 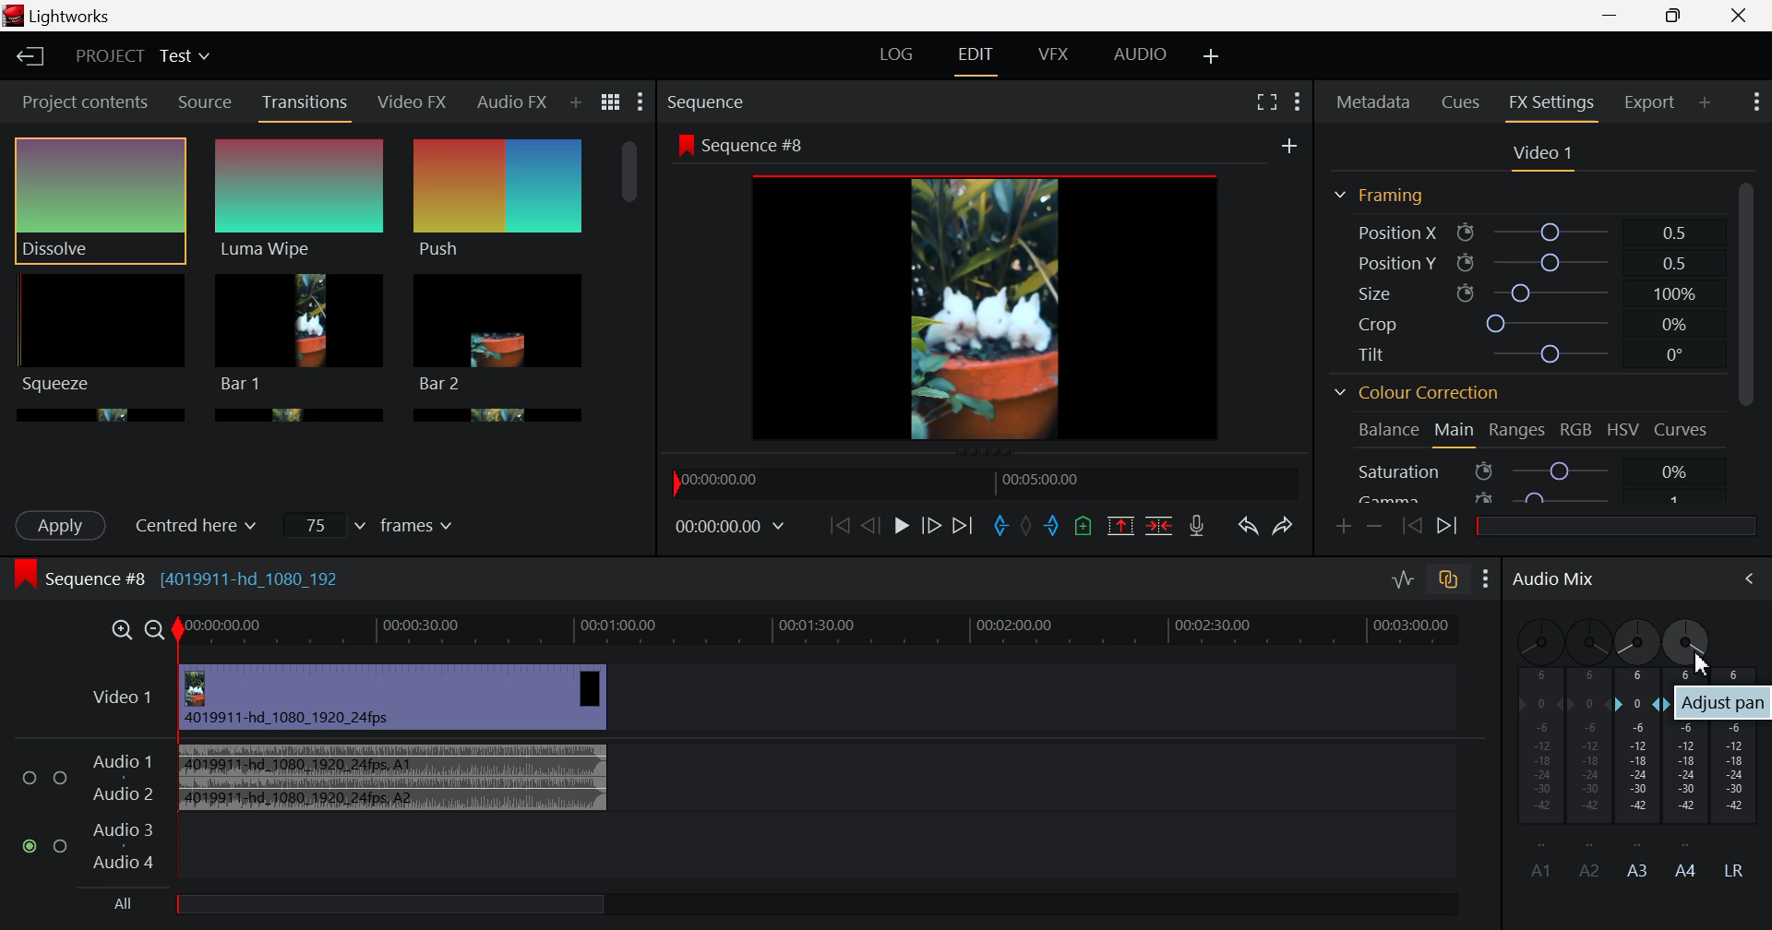 I want to click on Add Layout, so click(x=1209, y=55).